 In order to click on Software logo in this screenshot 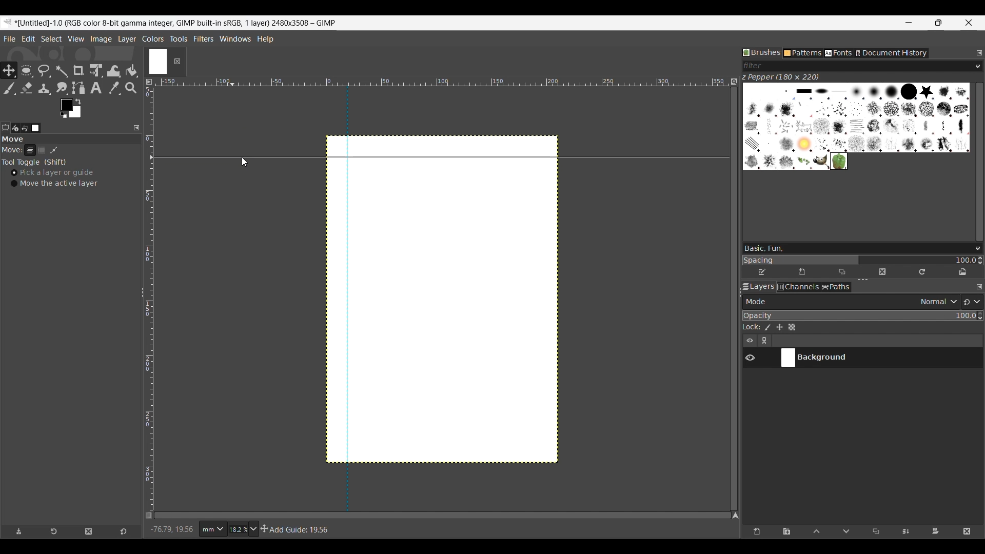, I will do `click(8, 22)`.